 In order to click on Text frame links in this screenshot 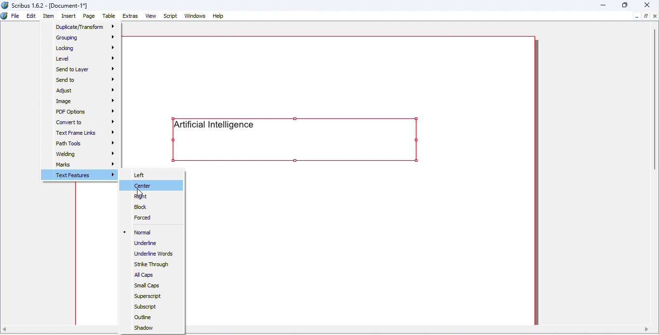, I will do `click(87, 133)`.